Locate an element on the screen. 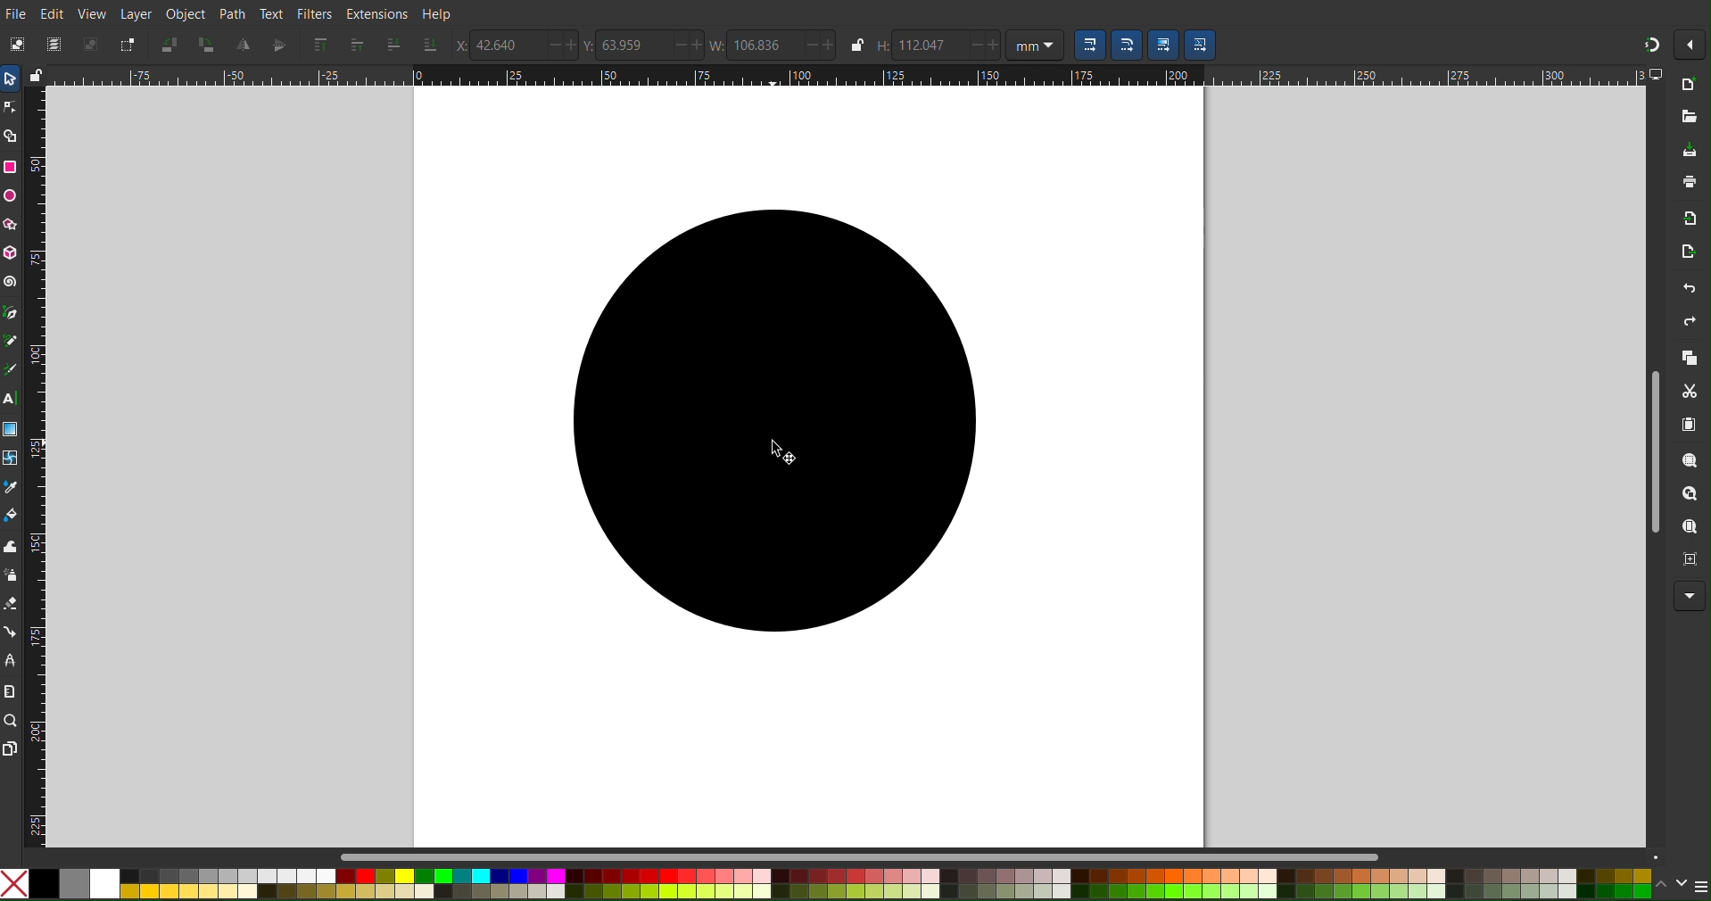 The height and width of the screenshot is (901, 1711). Save is located at coordinates (1689, 151).